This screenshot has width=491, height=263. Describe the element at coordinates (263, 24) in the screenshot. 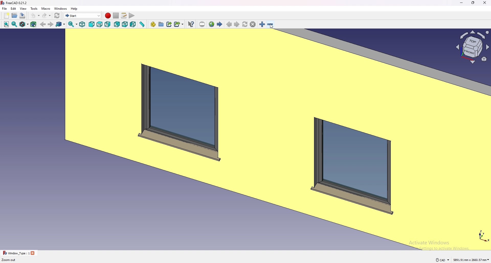

I see `zoom in` at that location.